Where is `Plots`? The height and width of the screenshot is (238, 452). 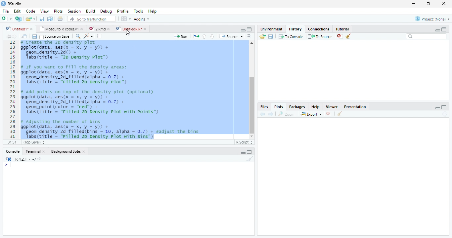 Plots is located at coordinates (58, 11).